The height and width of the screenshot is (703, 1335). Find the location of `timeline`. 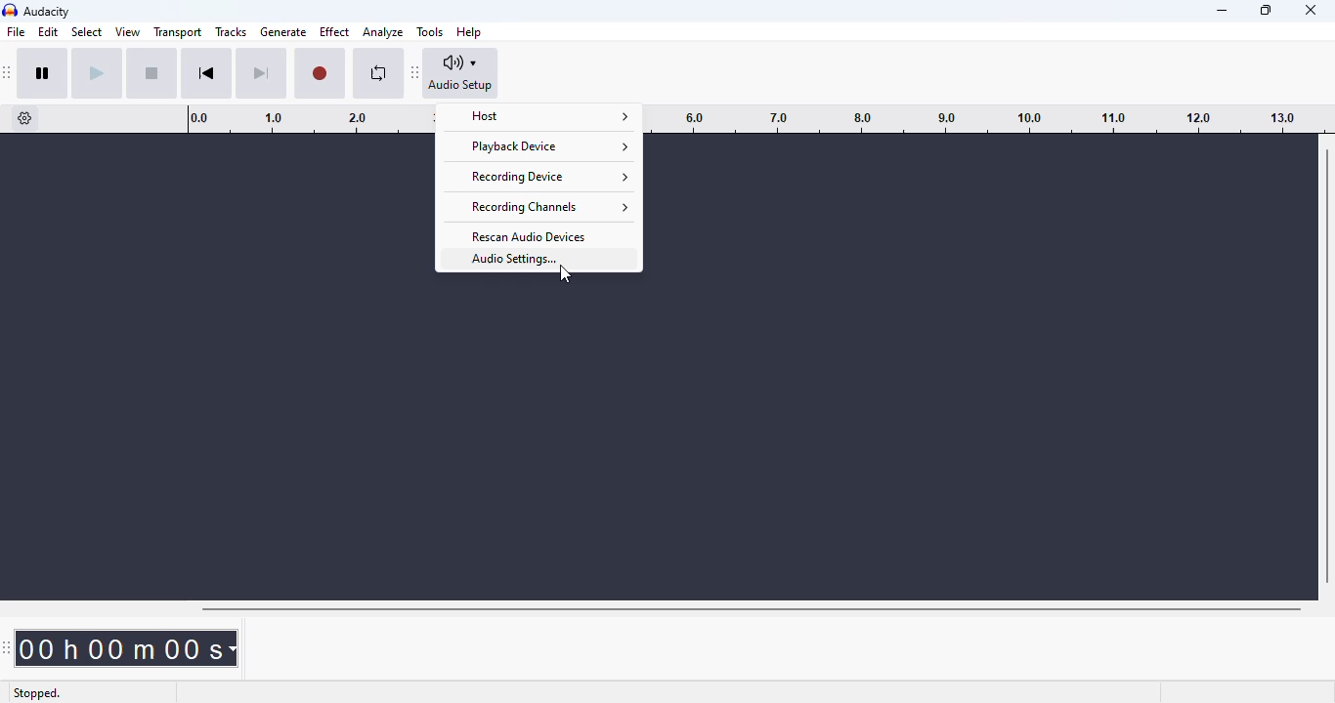

timeline is located at coordinates (988, 118).